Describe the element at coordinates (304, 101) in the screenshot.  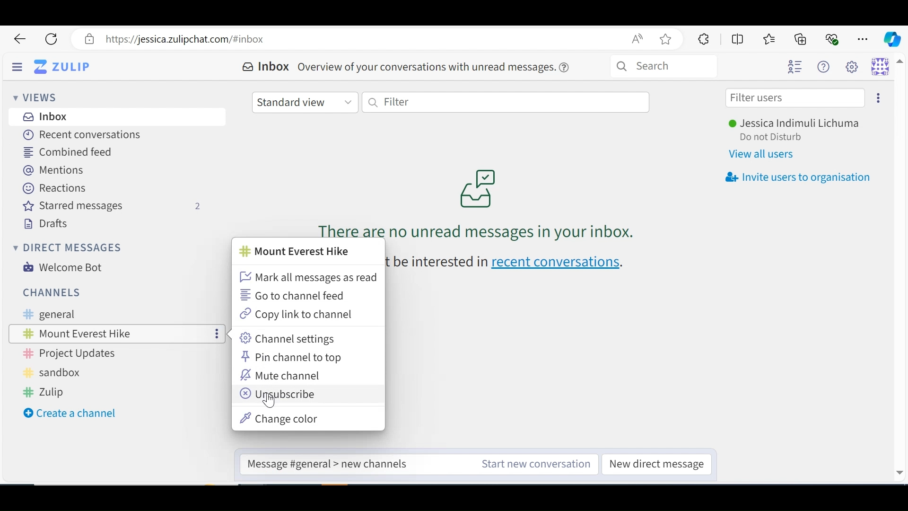
I see `Standard view` at that location.